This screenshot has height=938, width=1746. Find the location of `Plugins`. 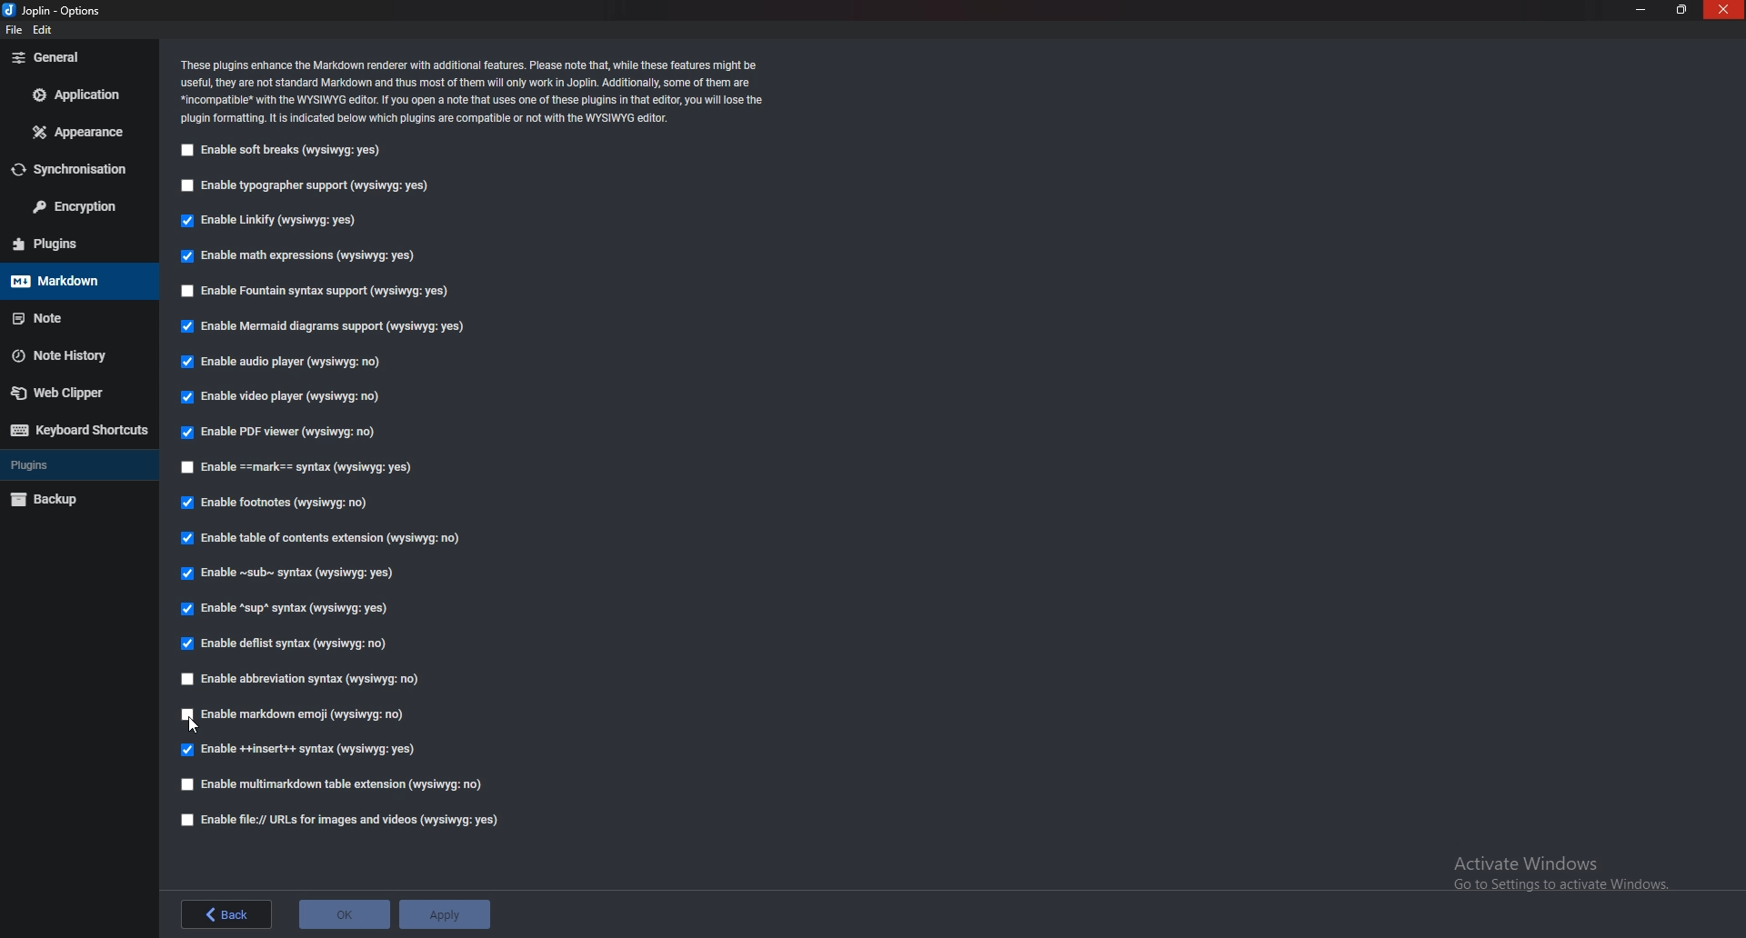

Plugins is located at coordinates (72, 244).